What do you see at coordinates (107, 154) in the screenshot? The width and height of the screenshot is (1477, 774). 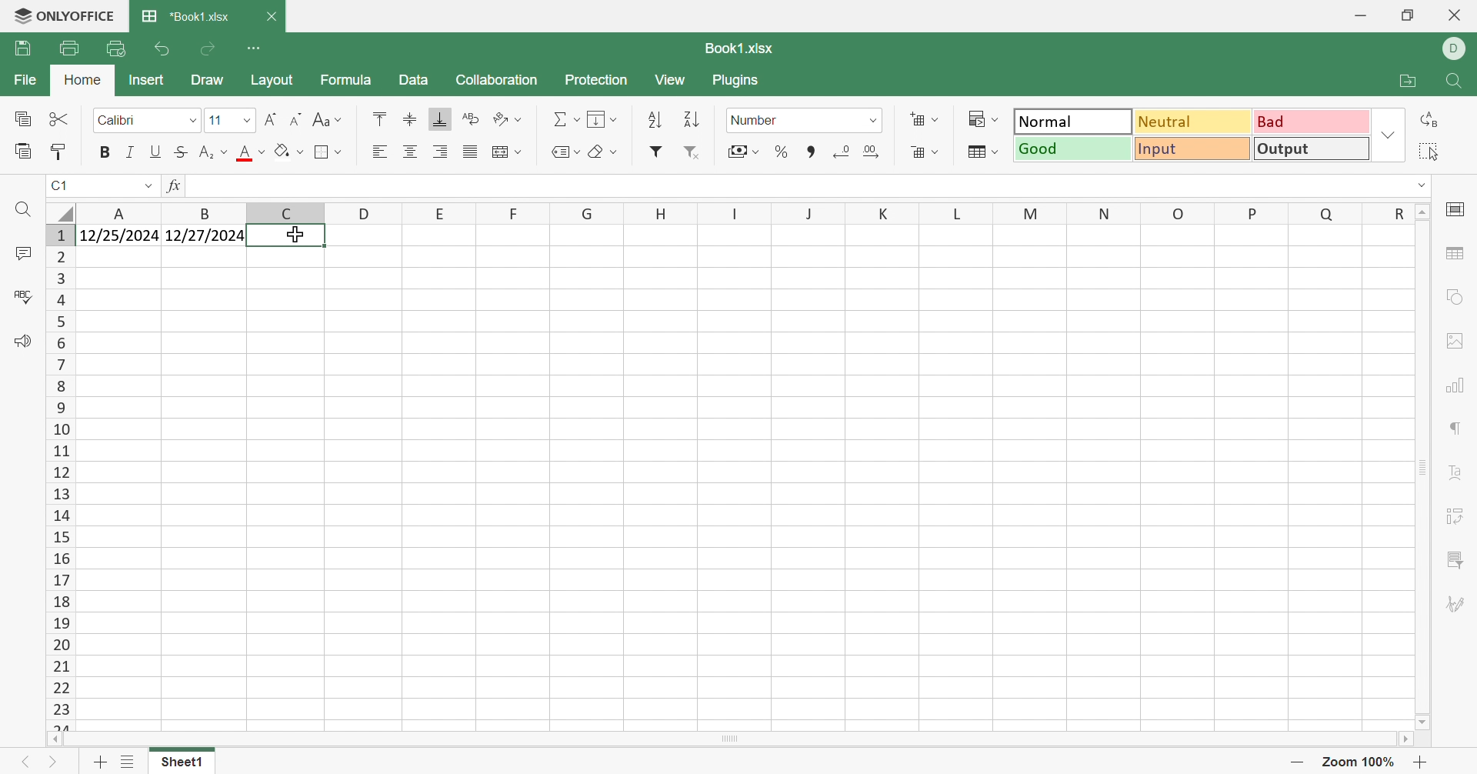 I see `Bold` at bounding box center [107, 154].